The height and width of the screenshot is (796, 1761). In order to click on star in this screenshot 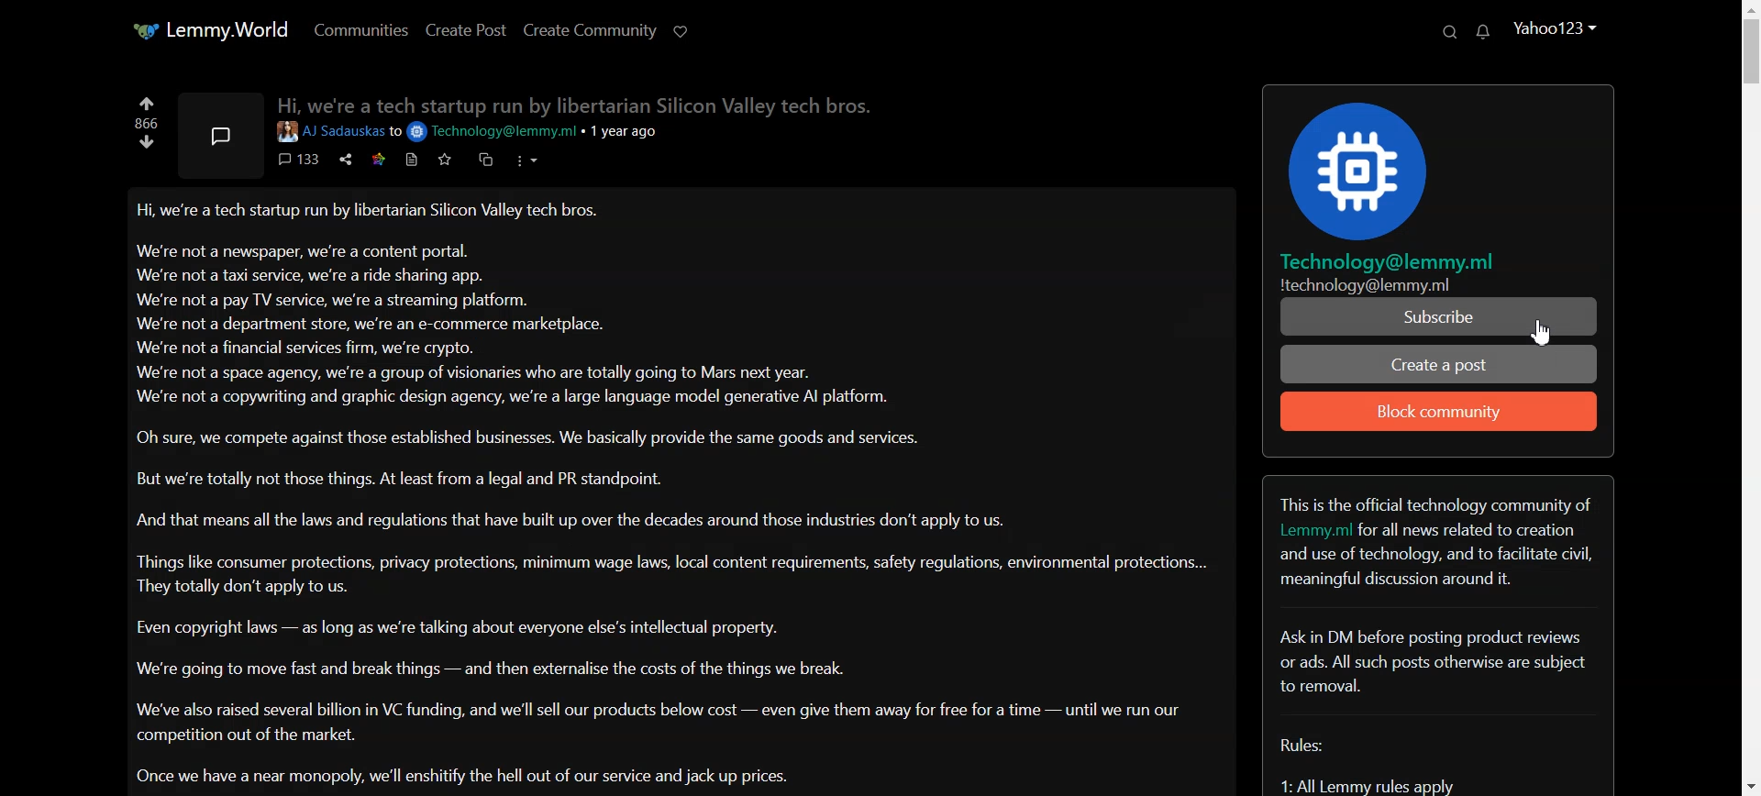, I will do `click(375, 159)`.